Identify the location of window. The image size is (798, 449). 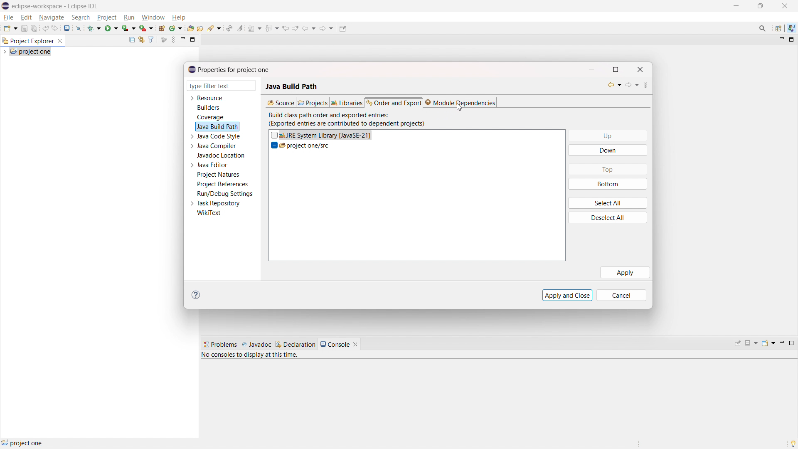
(153, 18).